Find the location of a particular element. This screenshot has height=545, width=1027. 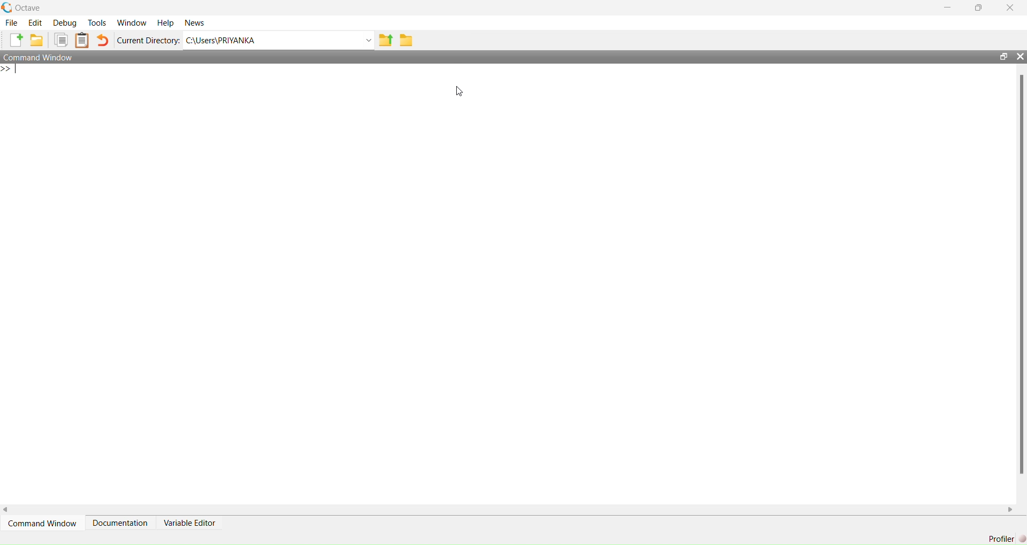

Window is located at coordinates (132, 22).